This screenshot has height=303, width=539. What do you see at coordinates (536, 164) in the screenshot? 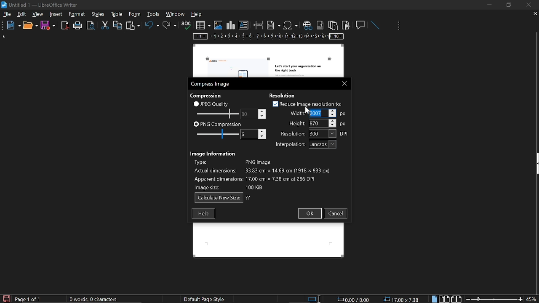
I see `side bar menu` at bounding box center [536, 164].